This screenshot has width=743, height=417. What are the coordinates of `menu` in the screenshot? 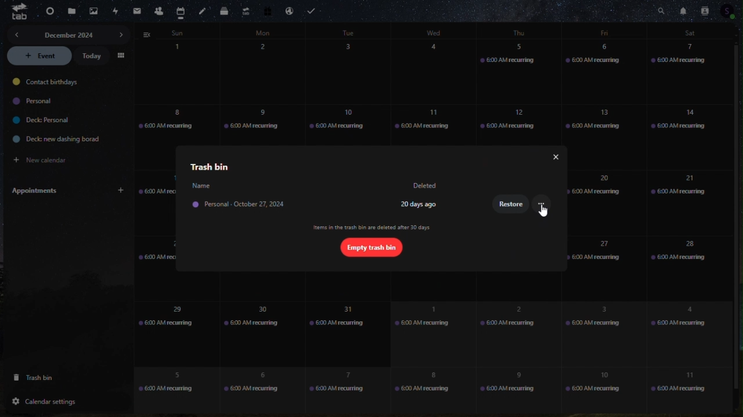 It's located at (122, 55).